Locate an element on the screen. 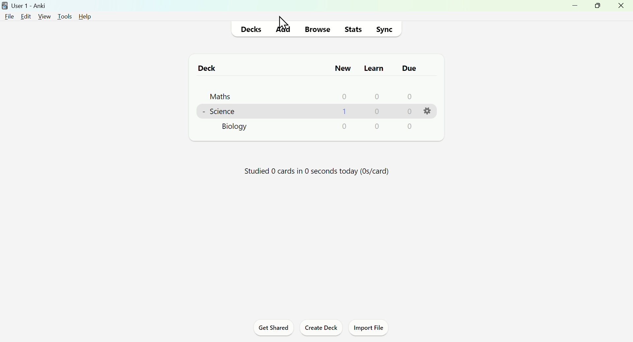 This screenshot has width=633, height=342. - Science is located at coordinates (218, 112).